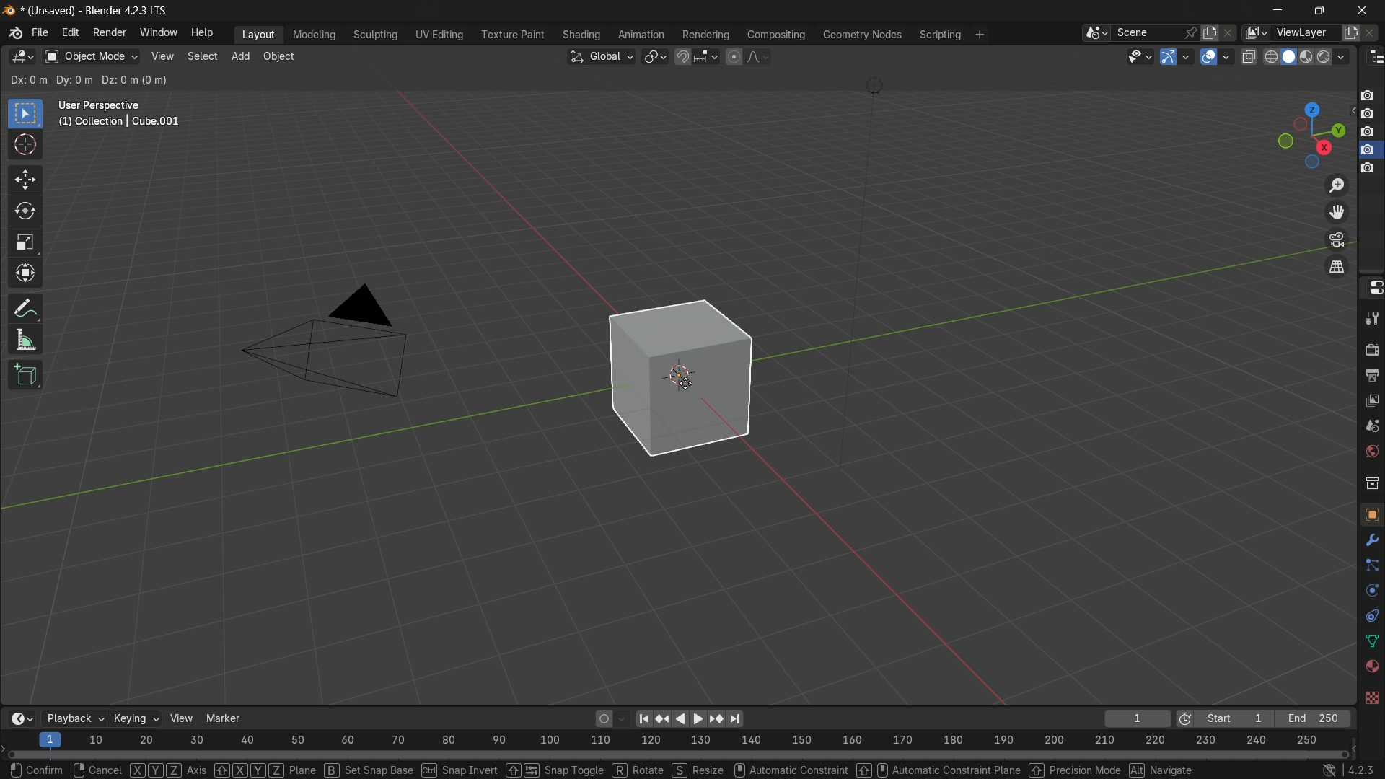  Describe the element at coordinates (601, 56) in the screenshot. I see `transformation orientation` at that location.